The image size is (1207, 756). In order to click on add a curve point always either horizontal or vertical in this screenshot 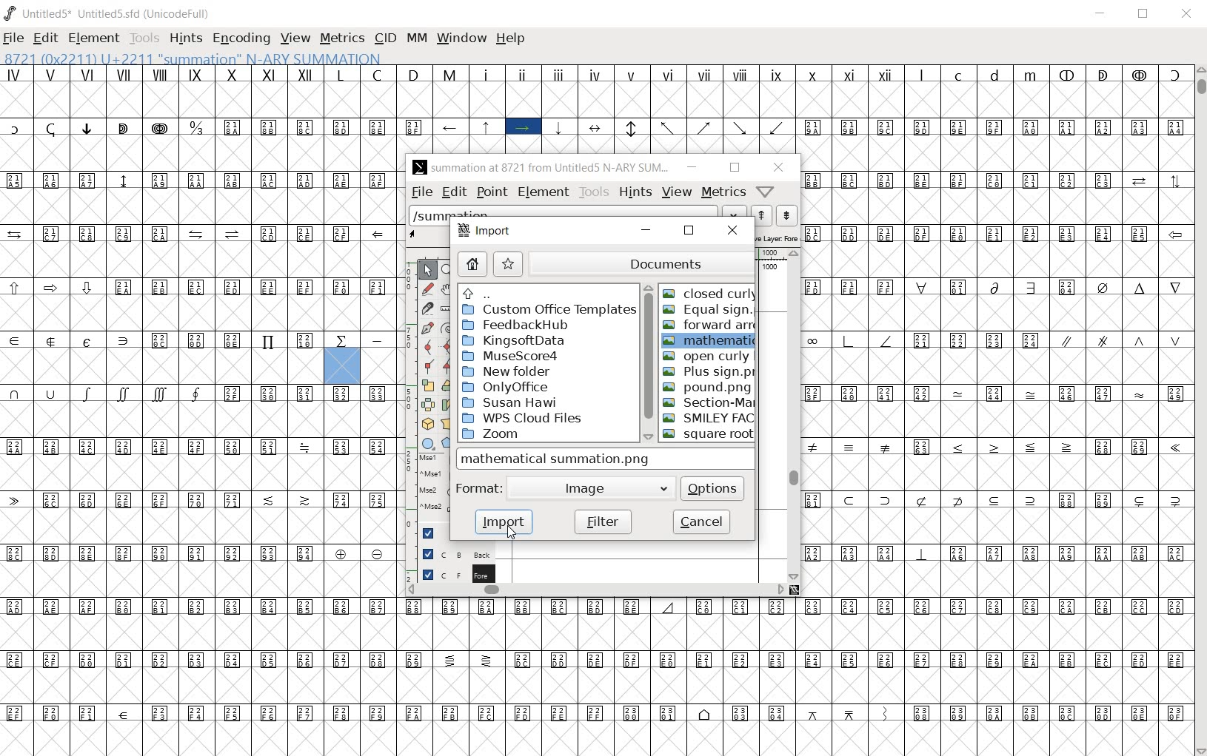, I will do `click(427, 346)`.